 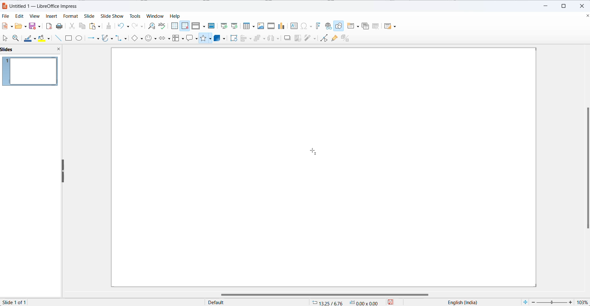 What do you see at coordinates (35, 26) in the screenshot?
I see `save` at bounding box center [35, 26].